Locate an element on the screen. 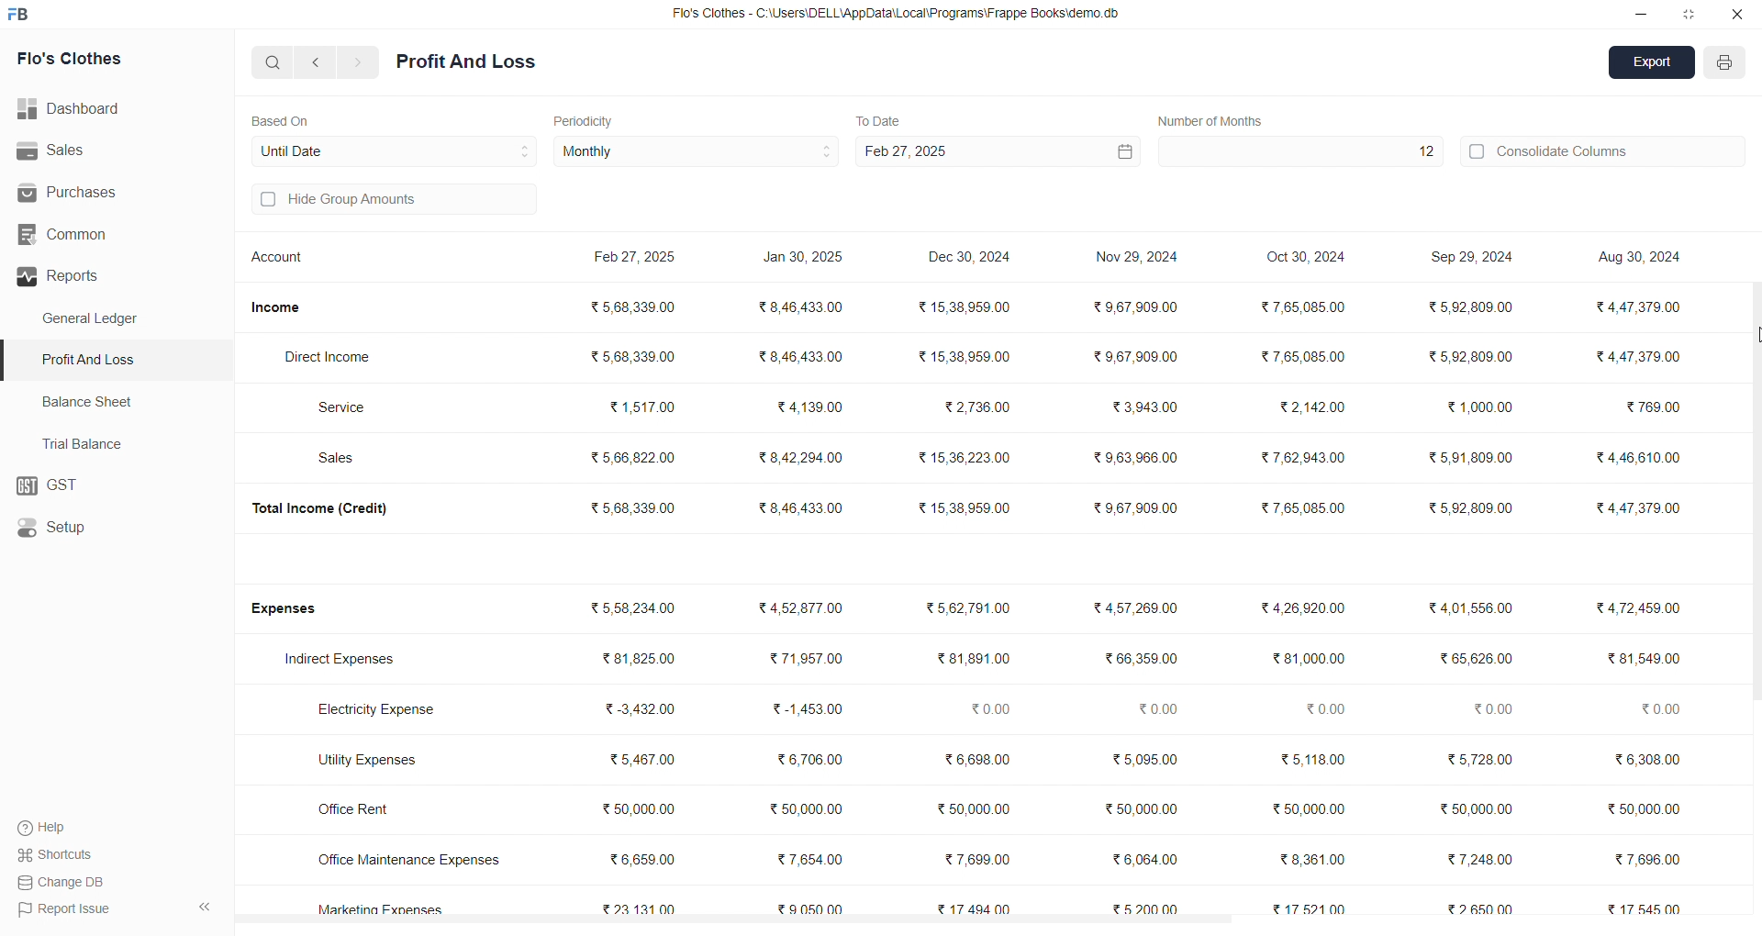 The height and width of the screenshot is (936, 1762). Nov 29, 2024 is located at coordinates (1136, 253).